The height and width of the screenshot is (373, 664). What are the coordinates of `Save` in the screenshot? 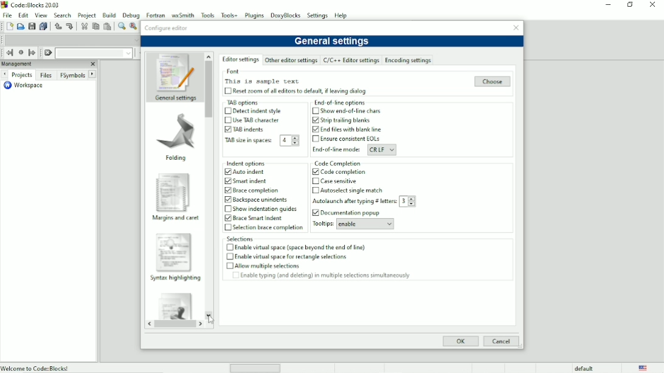 It's located at (31, 26).